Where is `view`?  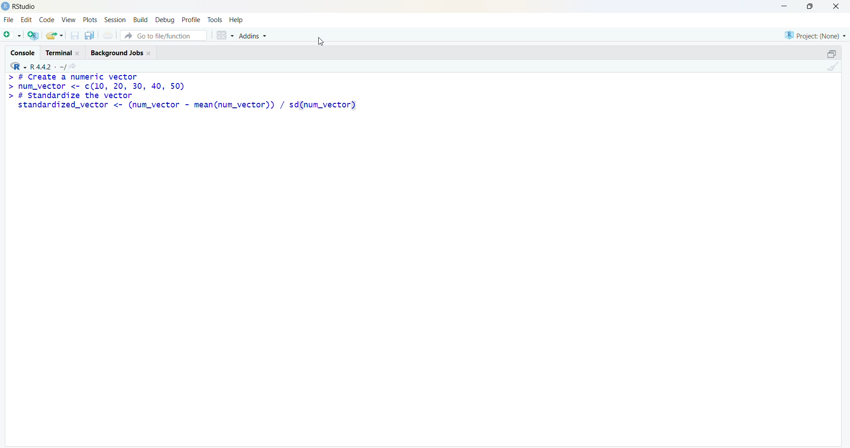
view is located at coordinates (69, 20).